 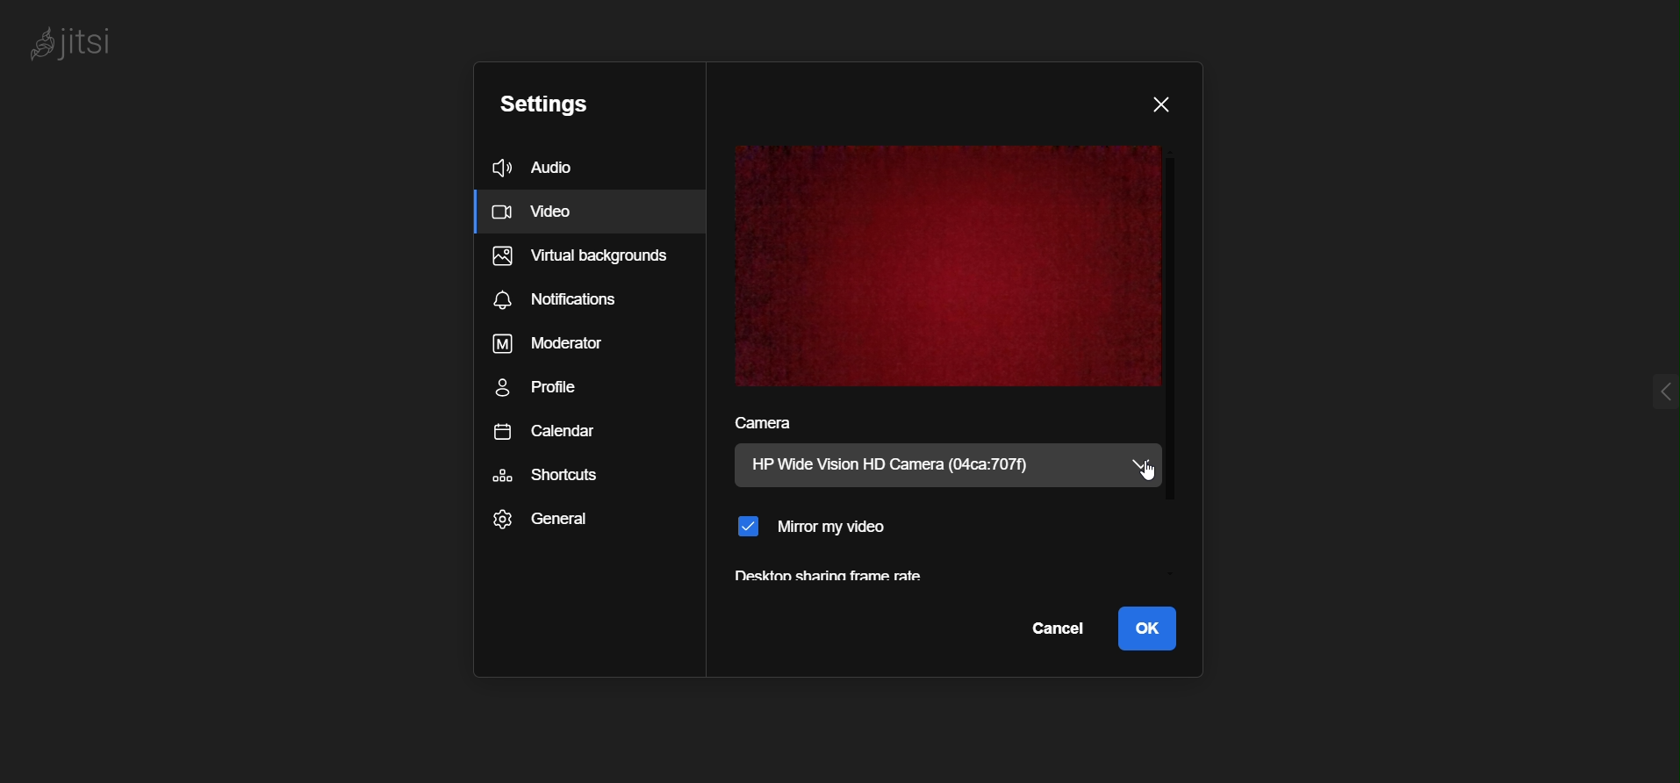 What do you see at coordinates (555, 392) in the screenshot?
I see `profile` at bounding box center [555, 392].